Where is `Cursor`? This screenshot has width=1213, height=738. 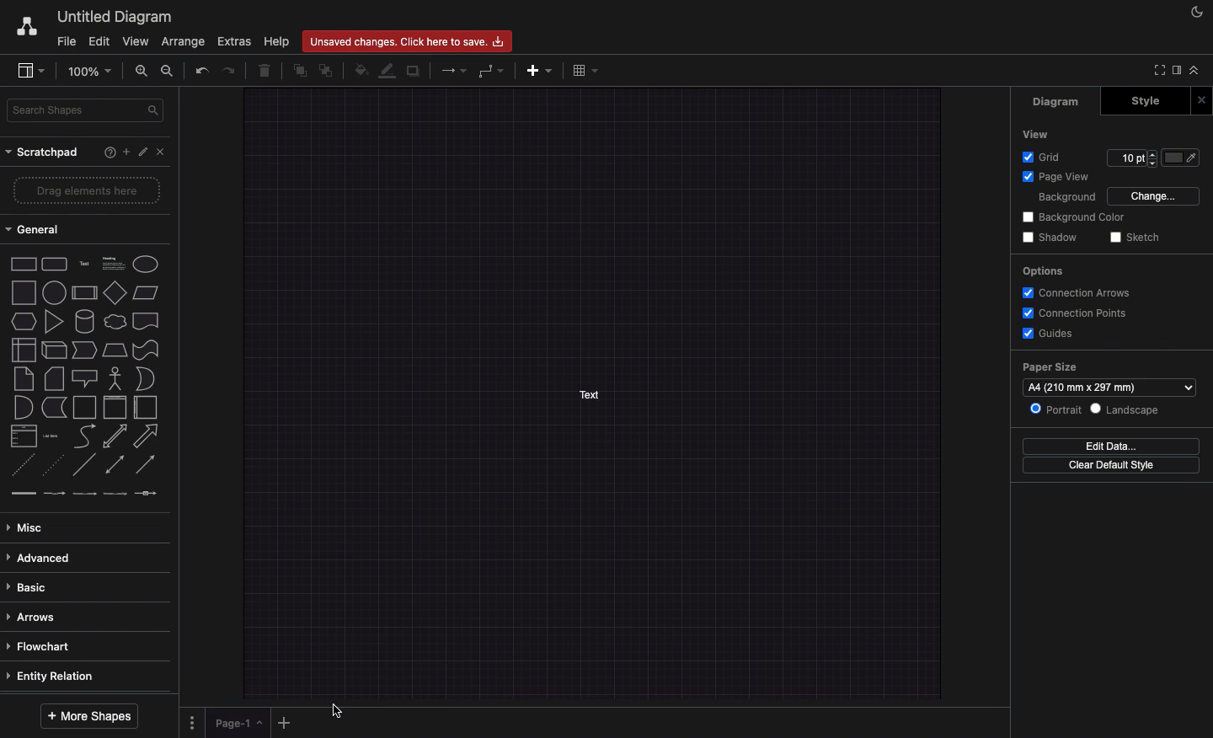 Cursor is located at coordinates (339, 711).